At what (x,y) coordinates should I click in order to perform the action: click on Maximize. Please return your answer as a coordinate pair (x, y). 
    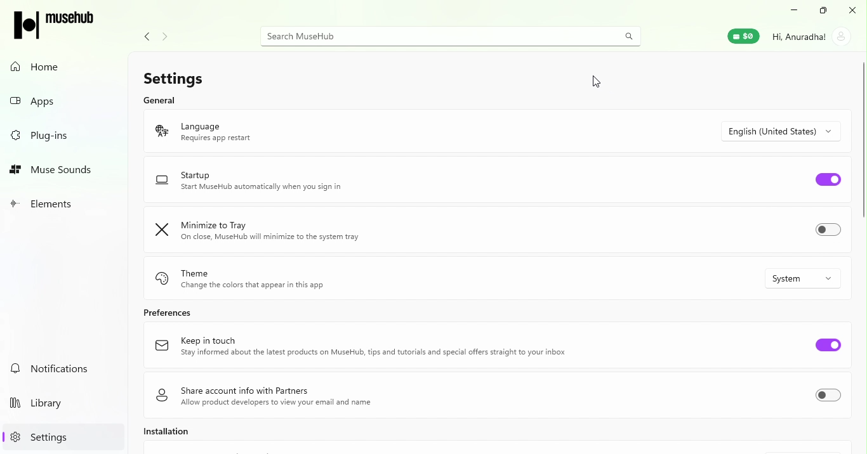
    Looking at the image, I should click on (822, 11).